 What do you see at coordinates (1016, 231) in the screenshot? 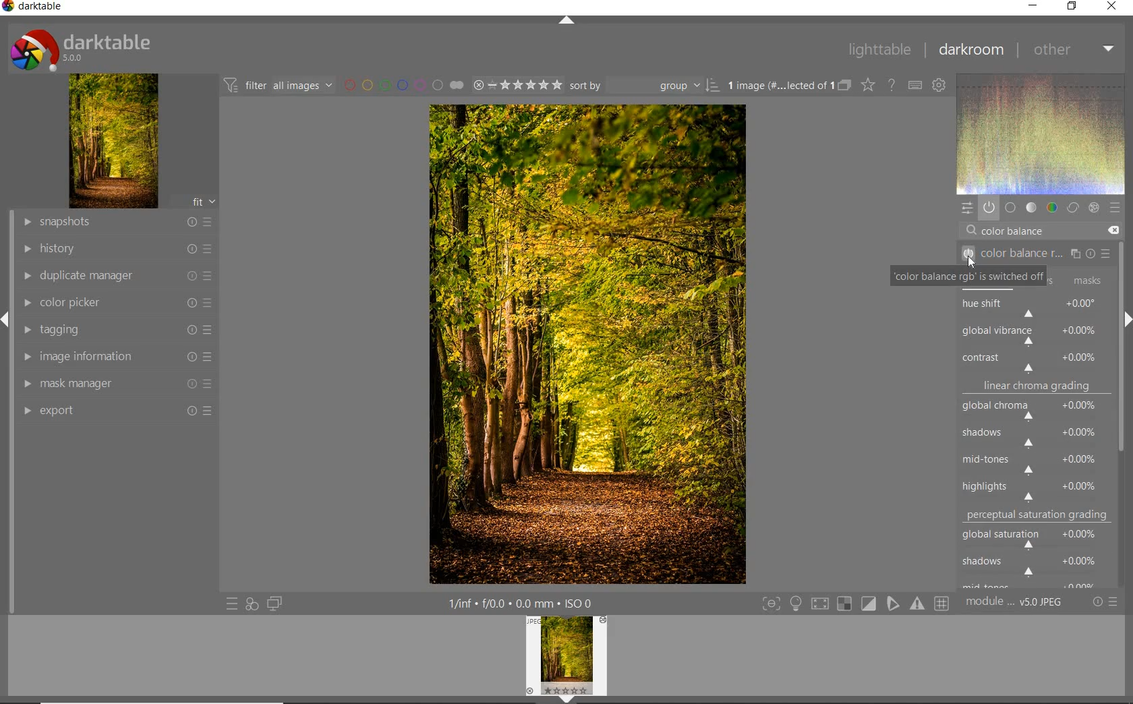
I see `COLOR BALANCE` at bounding box center [1016, 231].